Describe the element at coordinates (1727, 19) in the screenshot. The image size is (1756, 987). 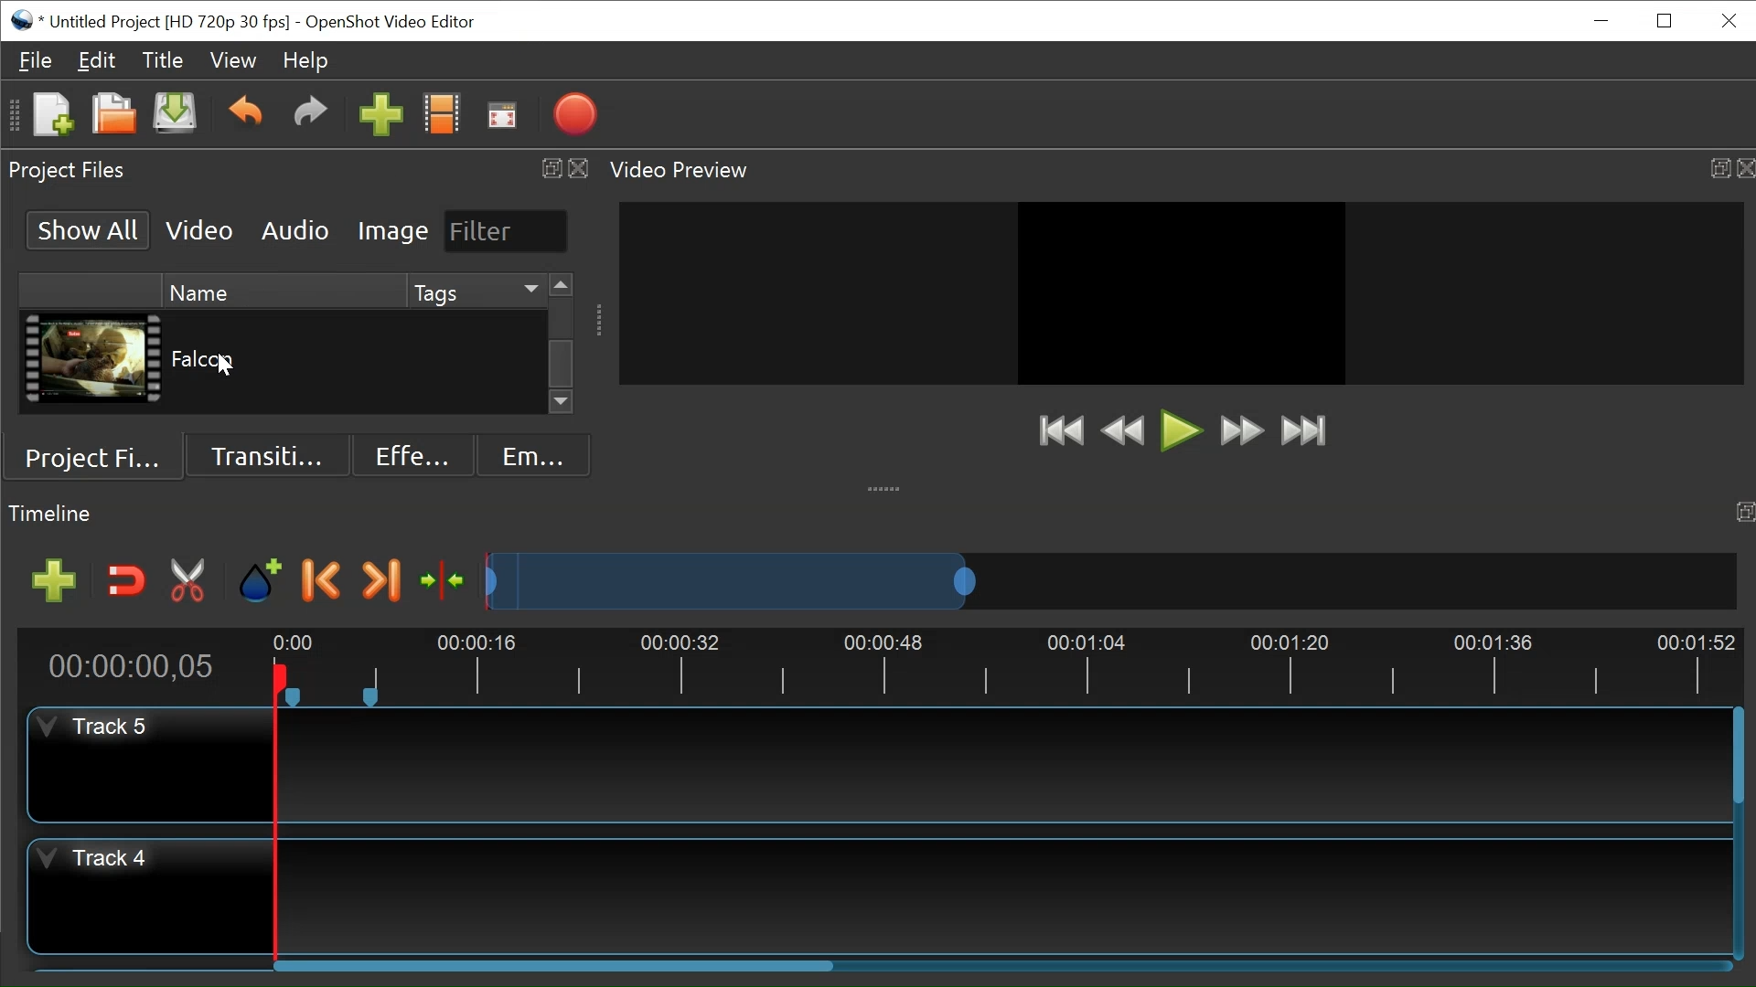
I see `Close` at that location.